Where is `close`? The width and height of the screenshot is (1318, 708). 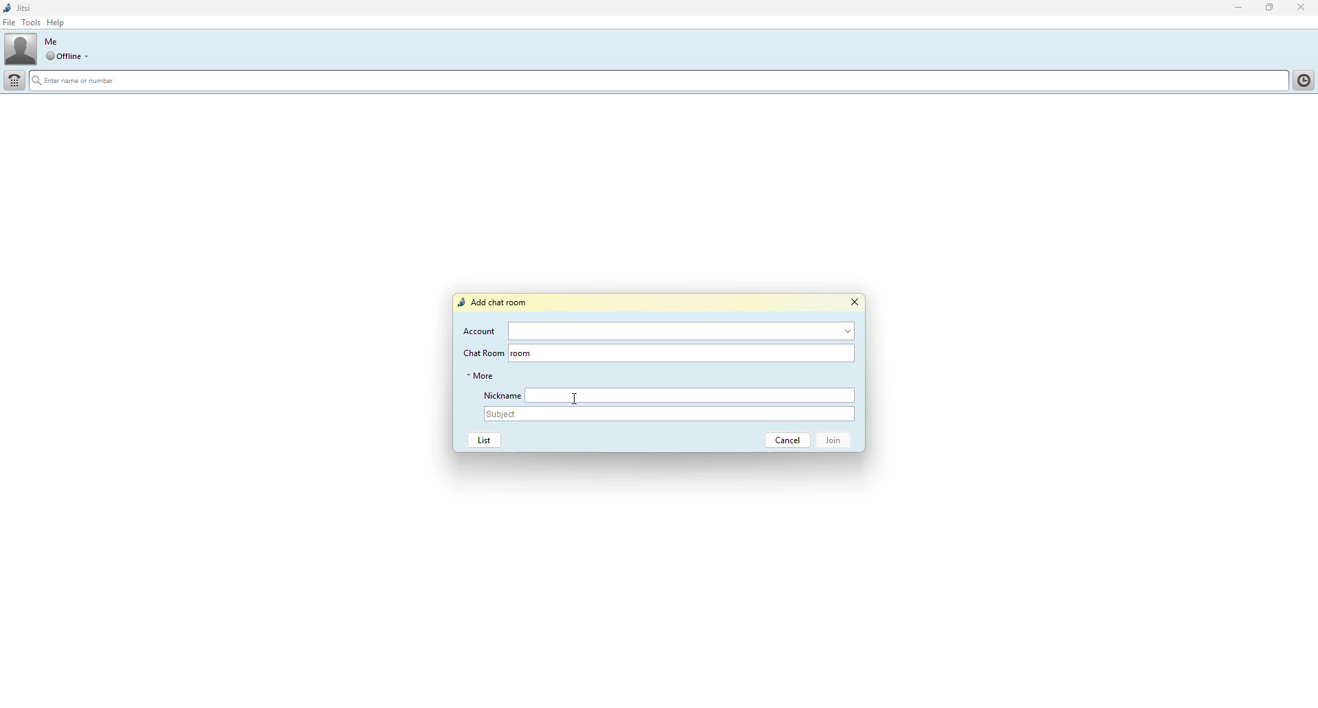 close is located at coordinates (1304, 7).